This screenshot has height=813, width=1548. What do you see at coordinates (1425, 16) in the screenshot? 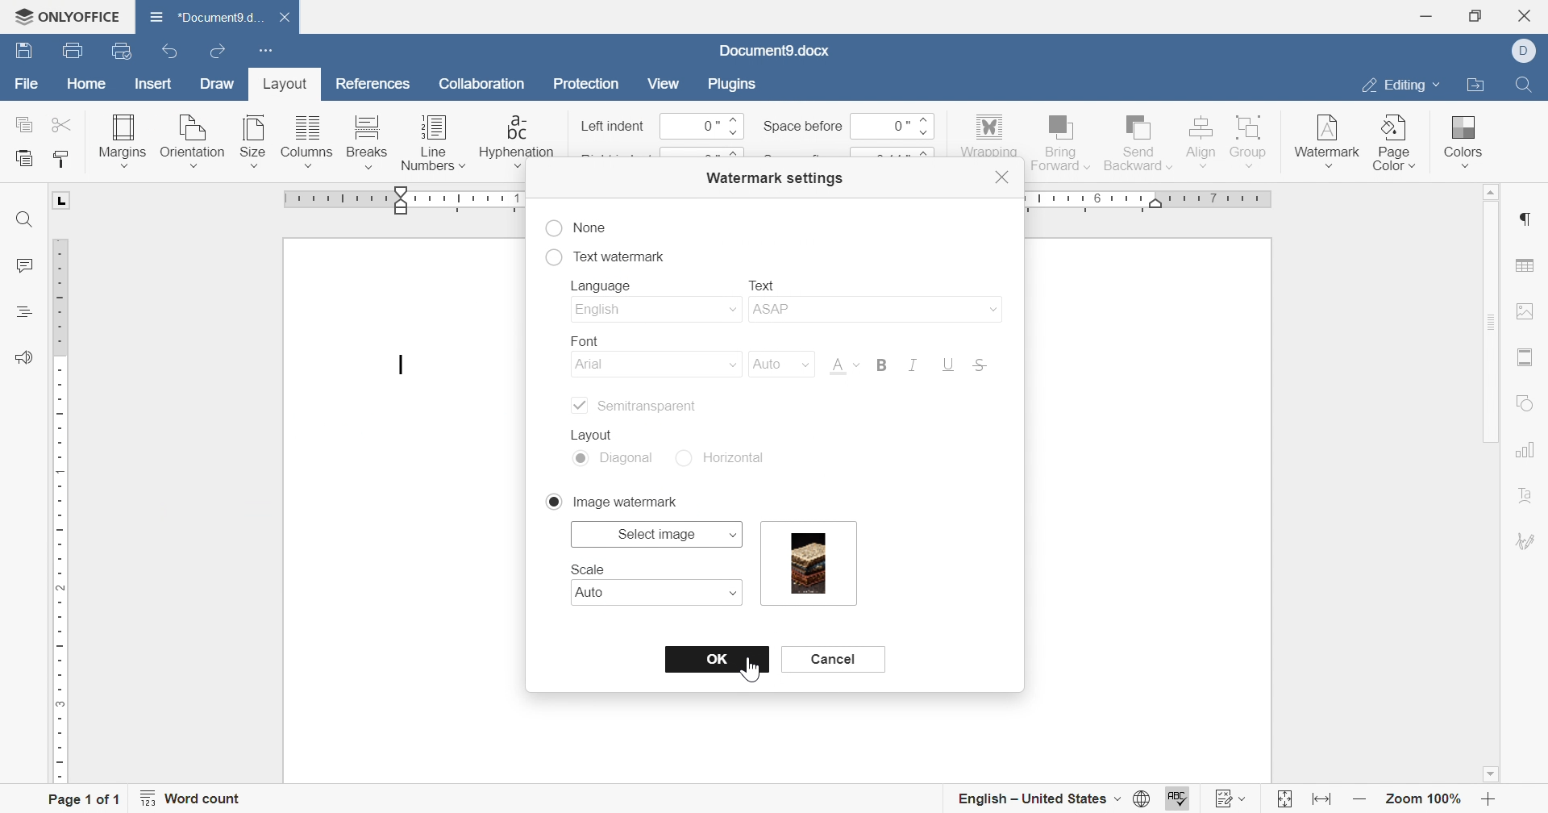
I see `minimize` at bounding box center [1425, 16].